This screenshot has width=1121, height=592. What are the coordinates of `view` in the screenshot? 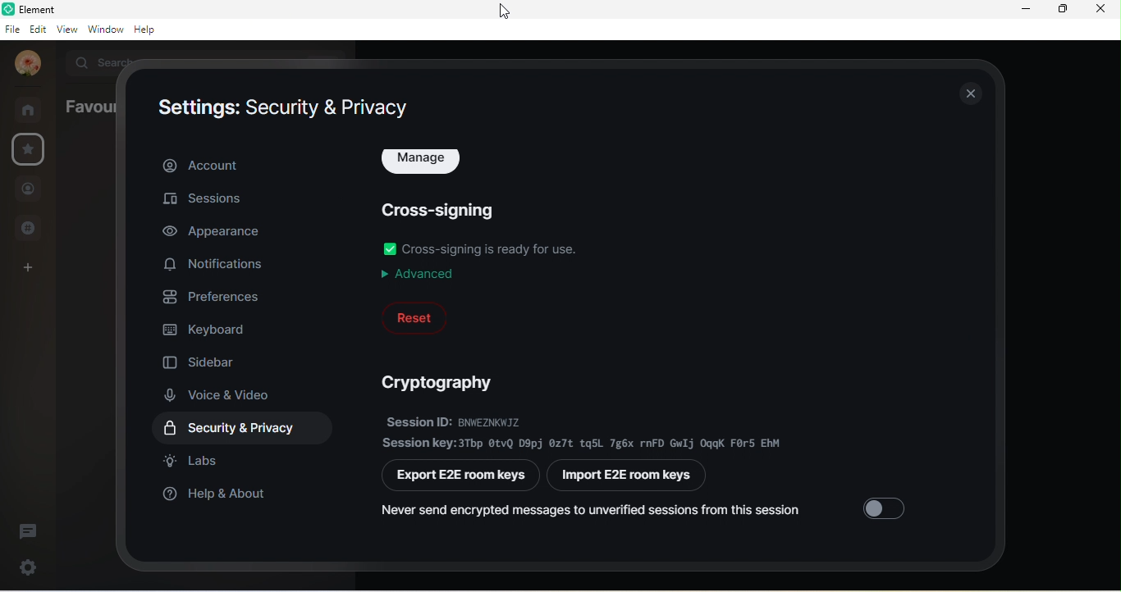 It's located at (70, 30).